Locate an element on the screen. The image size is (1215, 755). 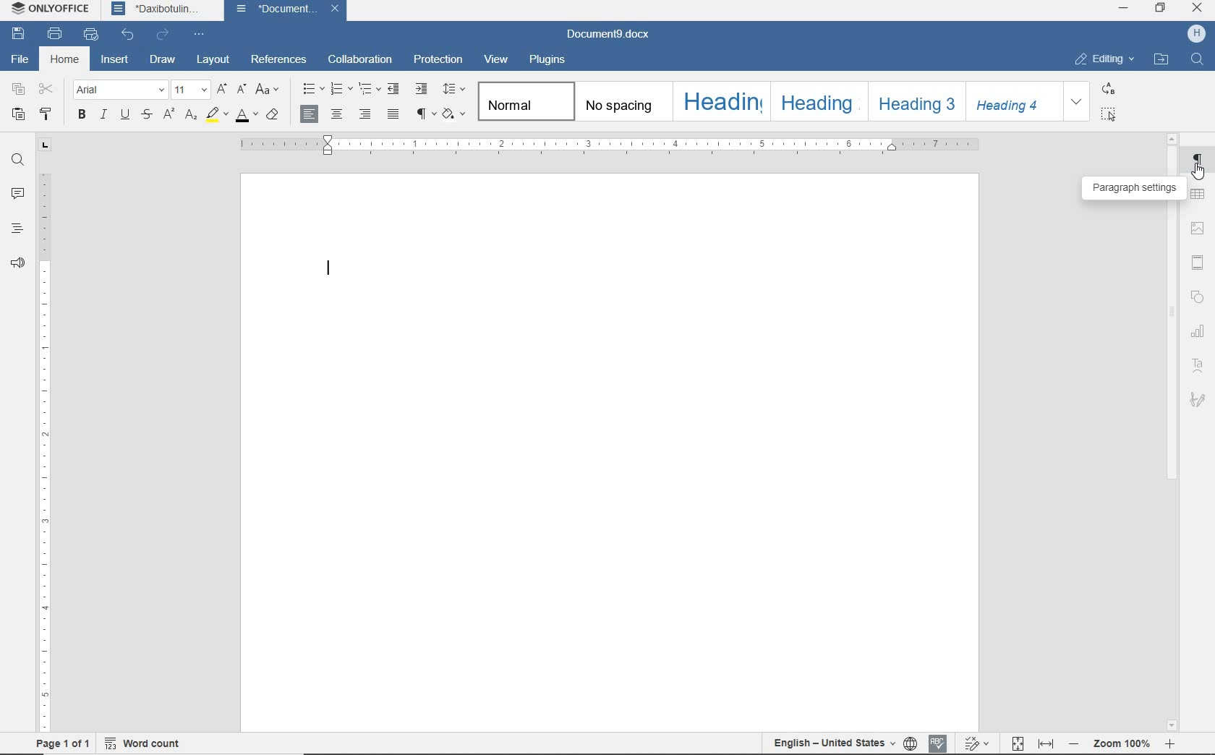
HP is located at coordinates (1195, 34).